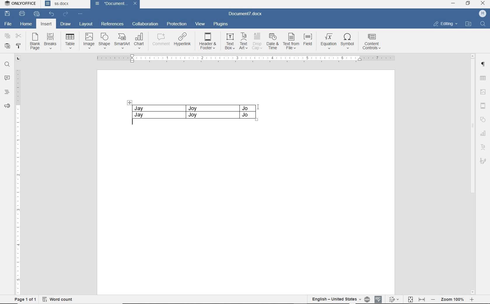  Describe the element at coordinates (139, 41) in the screenshot. I see `CHART` at that location.